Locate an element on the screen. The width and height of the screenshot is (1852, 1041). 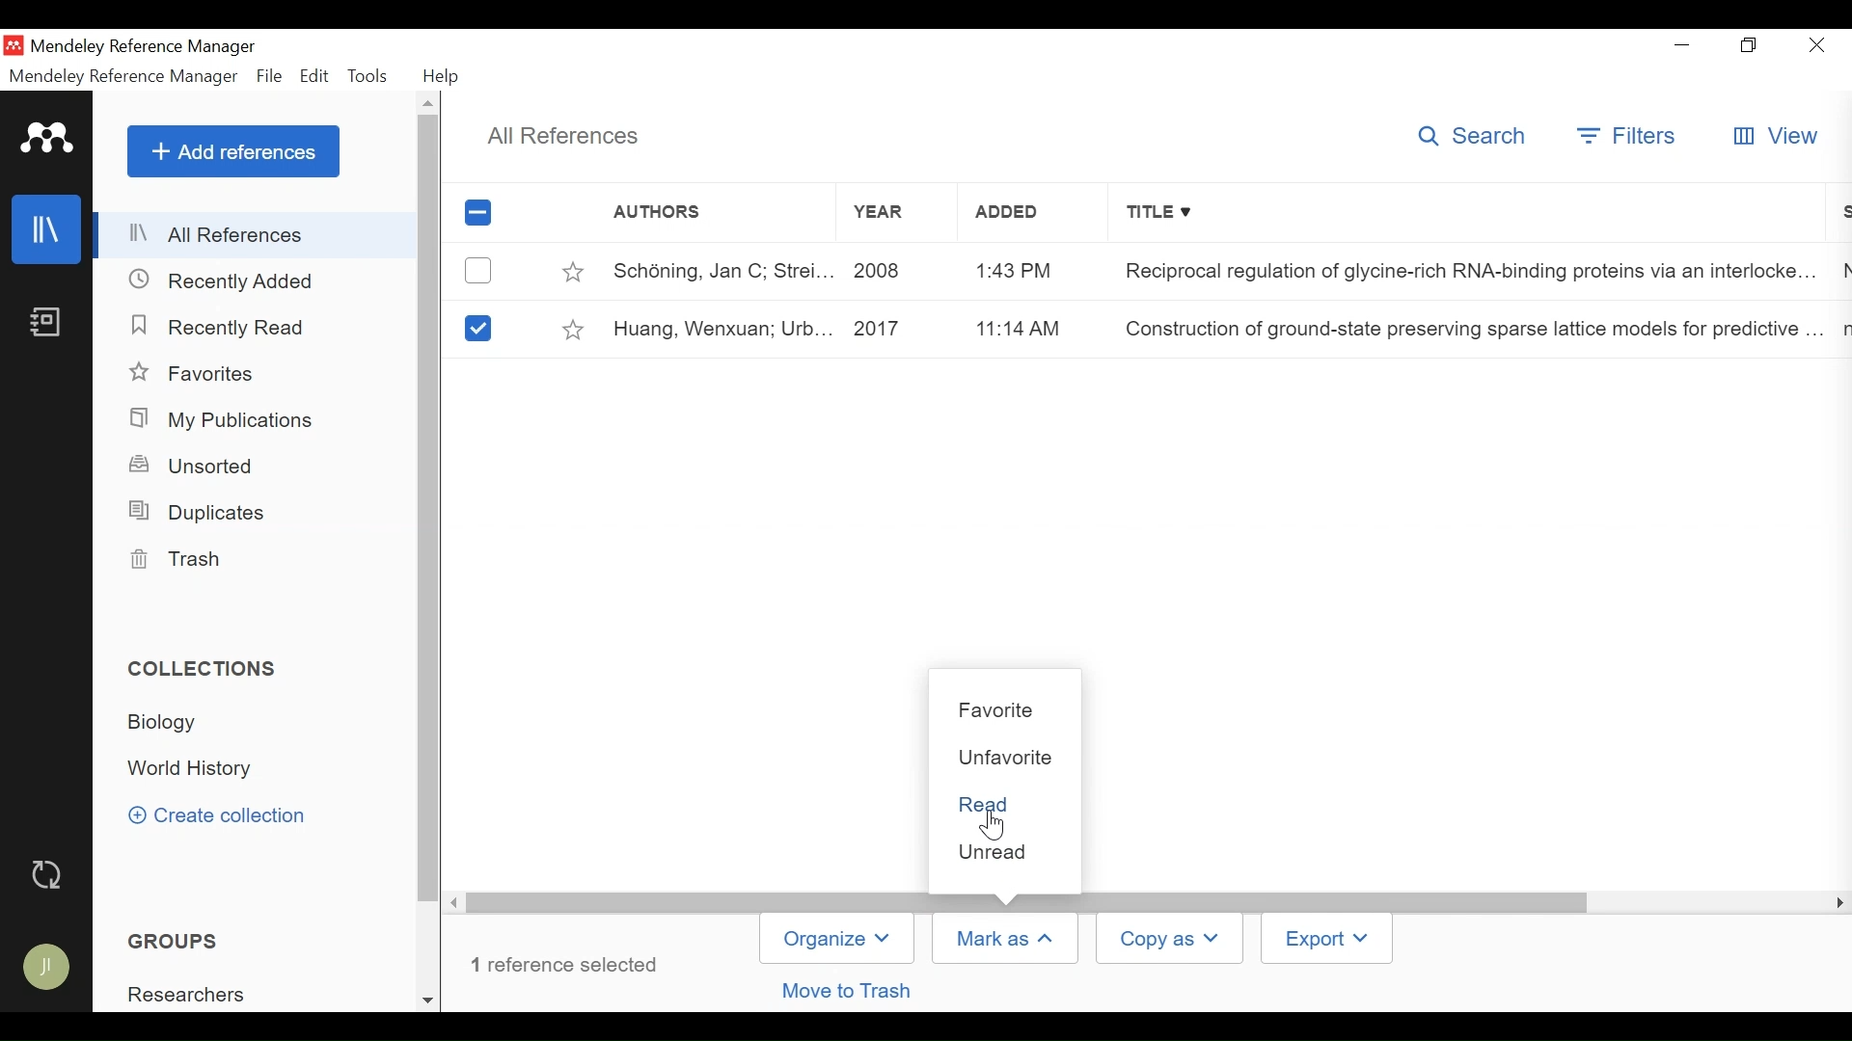
Favorites is located at coordinates (199, 372).